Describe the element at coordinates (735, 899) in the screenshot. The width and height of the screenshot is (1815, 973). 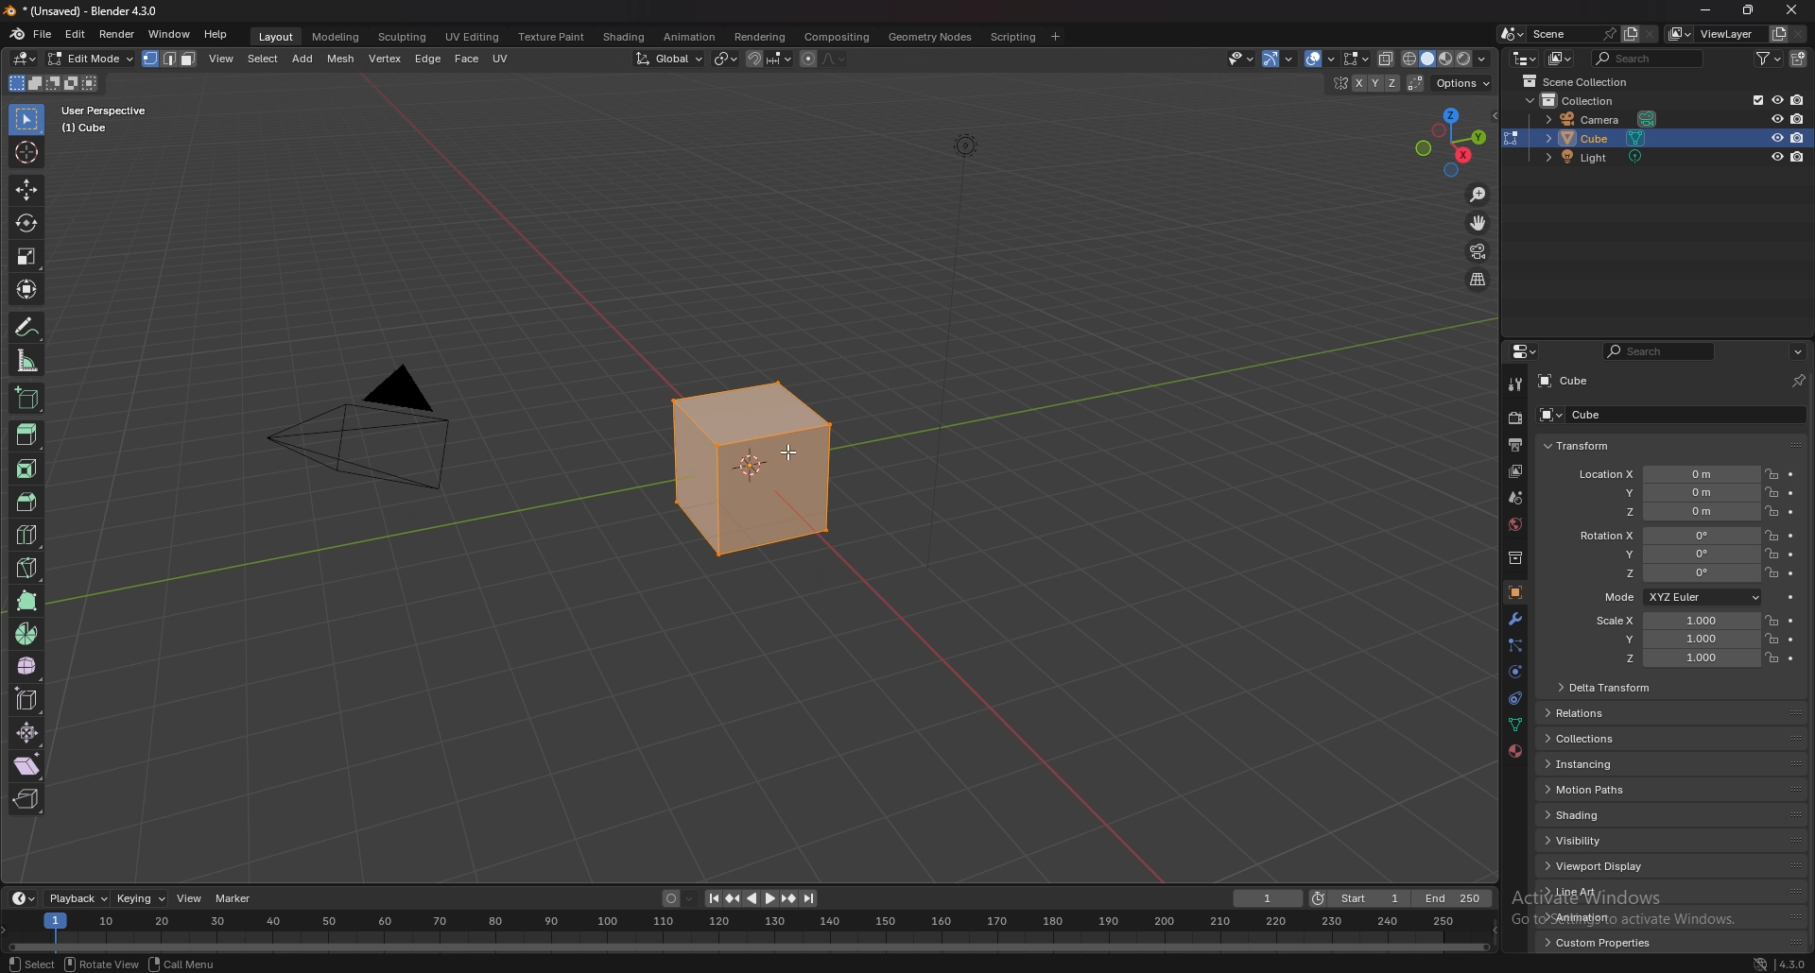
I see `jump to keyframe` at that location.